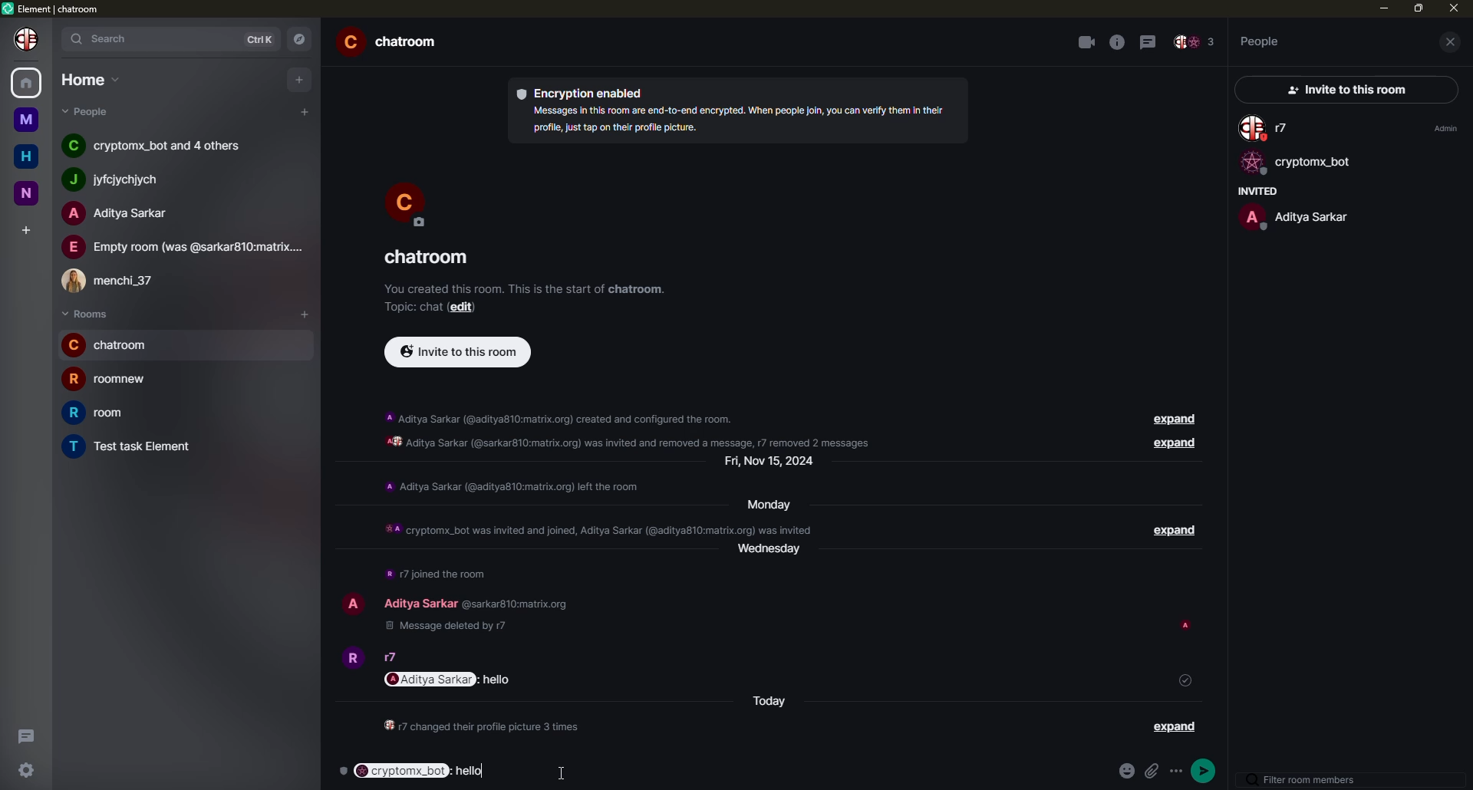 This screenshot has width=1473, height=790. Describe the element at coordinates (1167, 420) in the screenshot. I see `expand` at that location.